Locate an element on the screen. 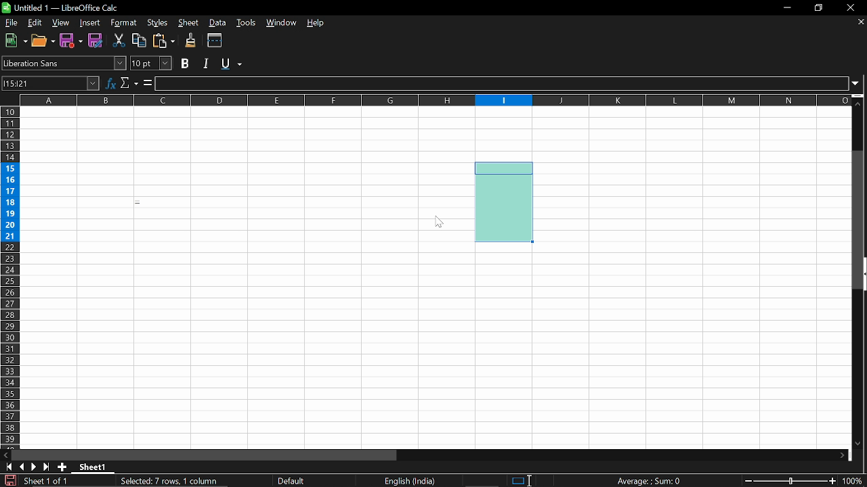 Image resolution: width=867 pixels, height=487 pixels. Current sheet is located at coordinates (45, 482).